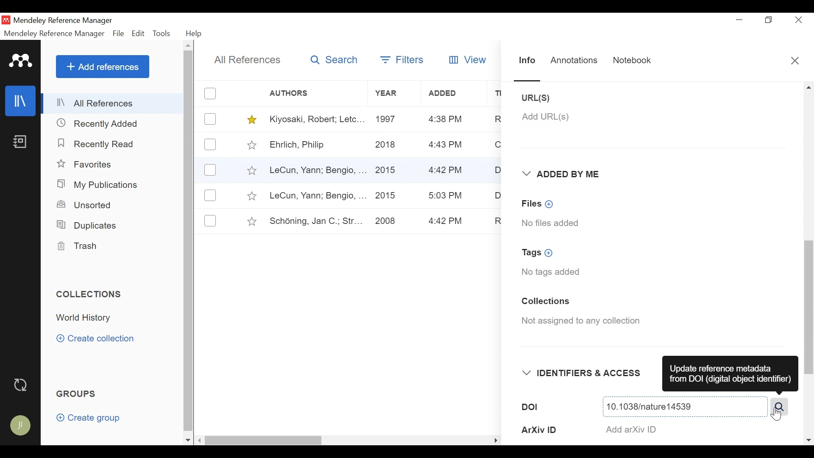 The height and width of the screenshot is (458, 814). I want to click on (un)select, so click(210, 195).